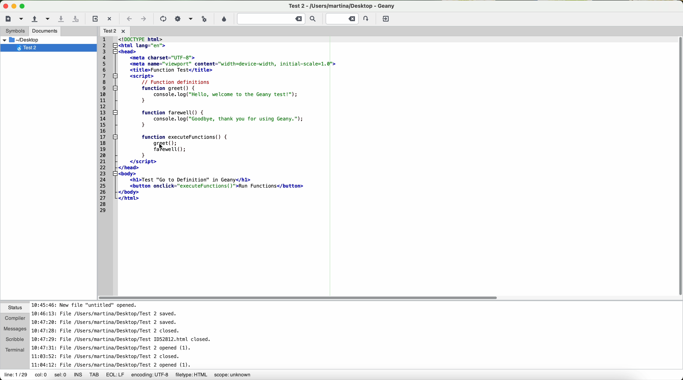 The image size is (683, 380). What do you see at coordinates (64, 19) in the screenshot?
I see `save the current file` at bounding box center [64, 19].